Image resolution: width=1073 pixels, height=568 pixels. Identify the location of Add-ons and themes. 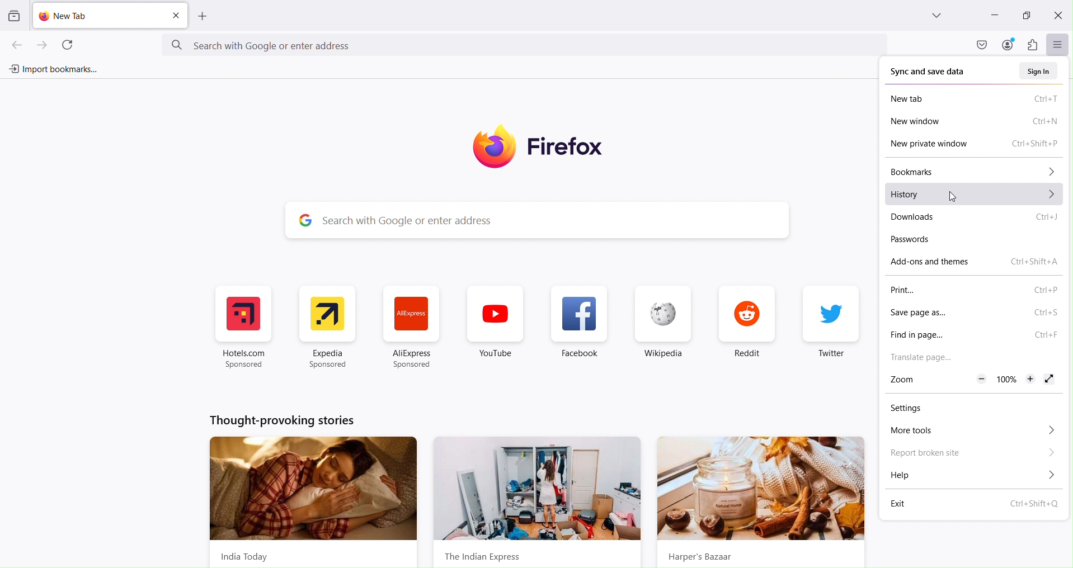
(978, 263).